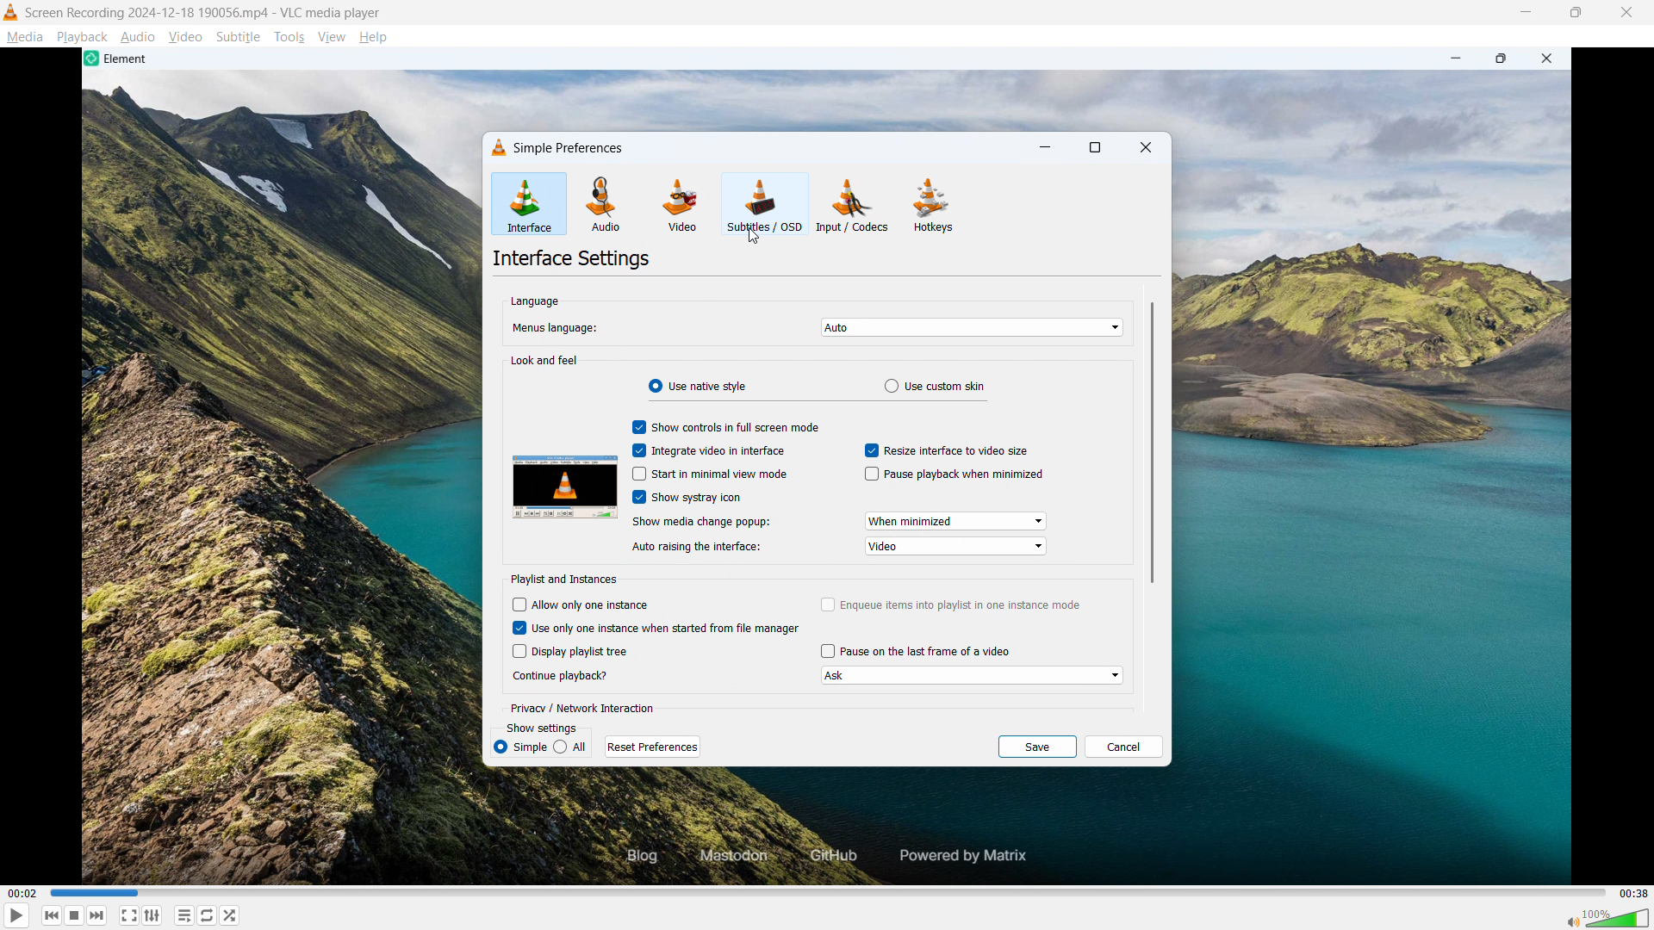  What do you see at coordinates (927, 650) in the screenshot?
I see `Pause on the last frame of a video ` at bounding box center [927, 650].